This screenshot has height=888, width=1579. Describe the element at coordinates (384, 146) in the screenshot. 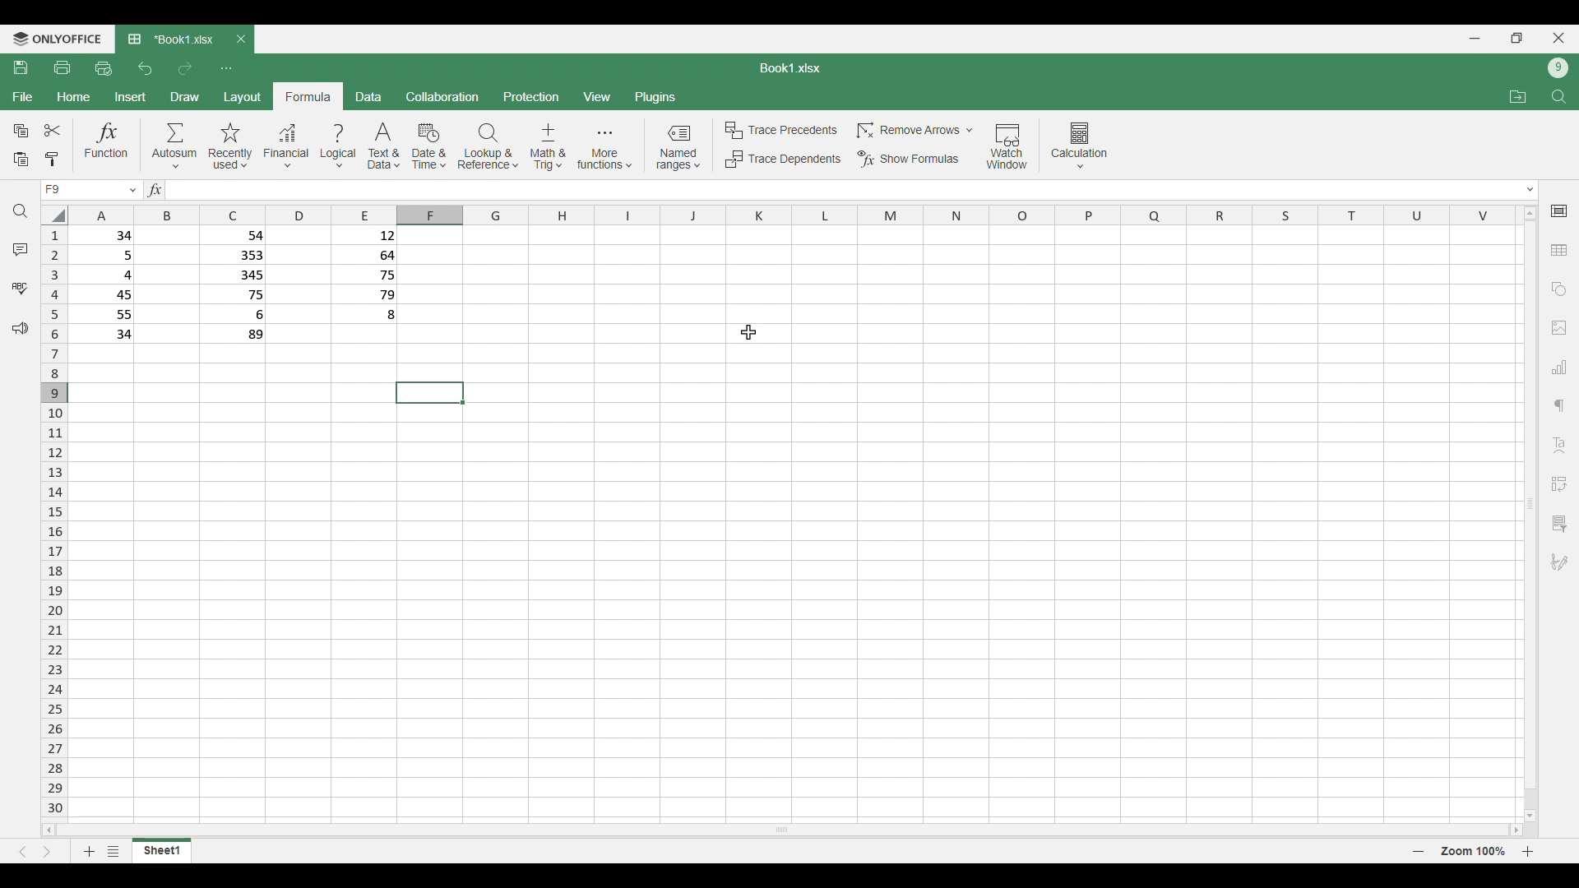

I see `Text and data` at that location.